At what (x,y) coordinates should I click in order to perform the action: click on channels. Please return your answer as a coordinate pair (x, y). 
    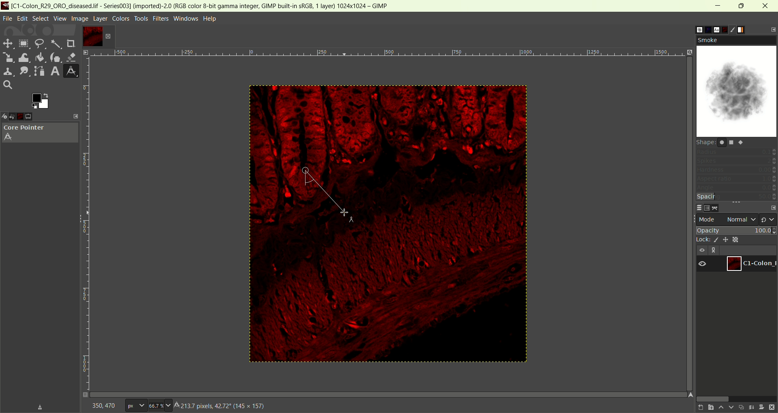
    Looking at the image, I should click on (707, 208).